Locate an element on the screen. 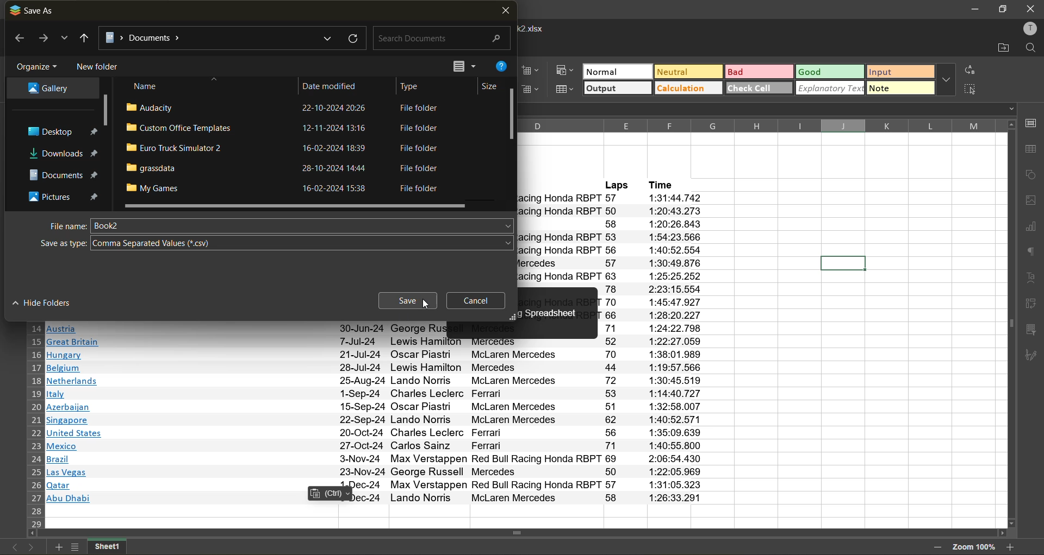  organize is located at coordinates (37, 65).